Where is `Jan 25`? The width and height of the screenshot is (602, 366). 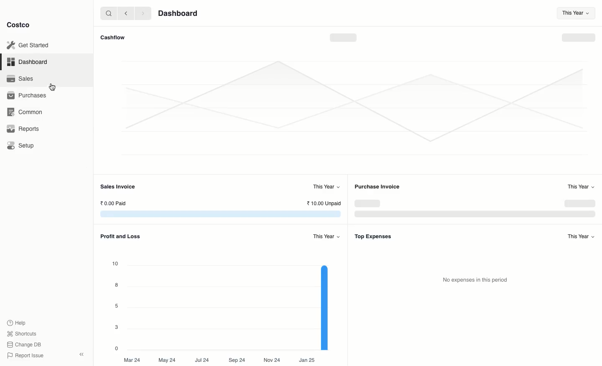 Jan 25 is located at coordinates (309, 360).